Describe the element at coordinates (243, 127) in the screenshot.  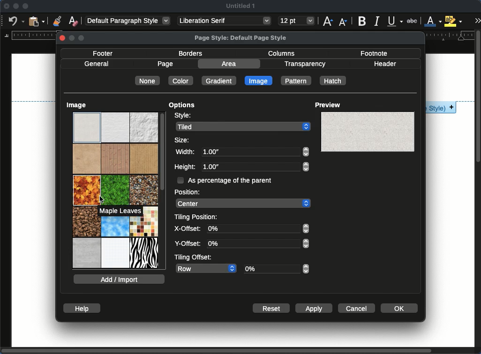
I see `tiled` at that location.